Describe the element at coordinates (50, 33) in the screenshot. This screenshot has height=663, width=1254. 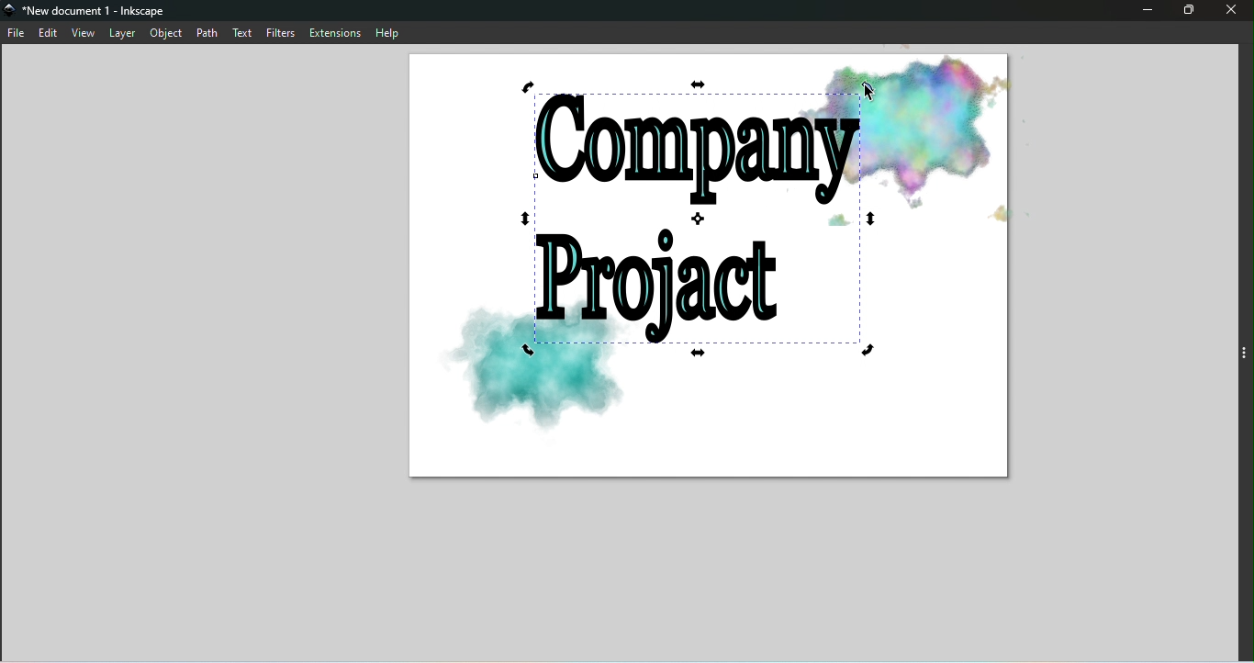
I see `Edit` at that location.